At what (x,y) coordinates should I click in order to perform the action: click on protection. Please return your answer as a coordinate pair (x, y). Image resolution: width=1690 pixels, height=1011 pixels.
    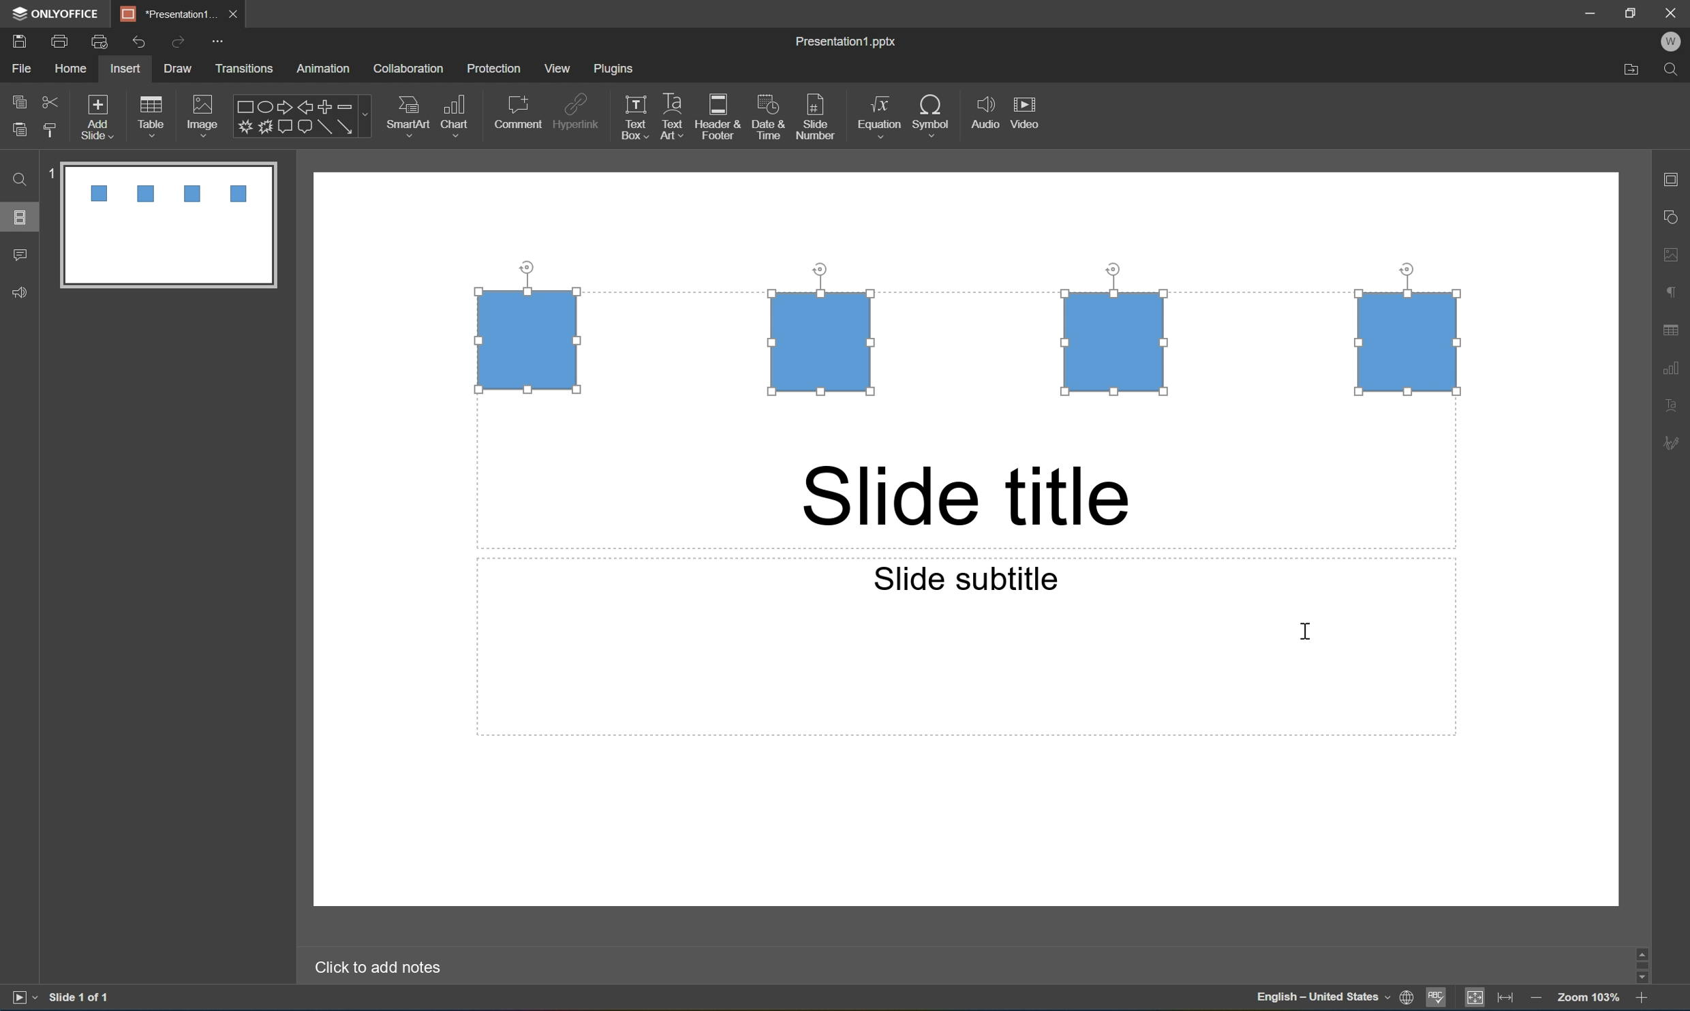
    Looking at the image, I should click on (495, 69).